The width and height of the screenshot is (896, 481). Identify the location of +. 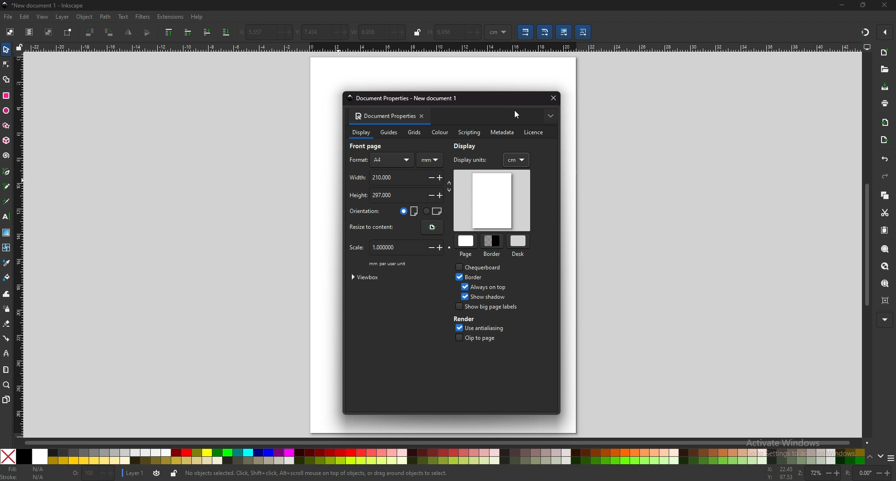
(479, 33).